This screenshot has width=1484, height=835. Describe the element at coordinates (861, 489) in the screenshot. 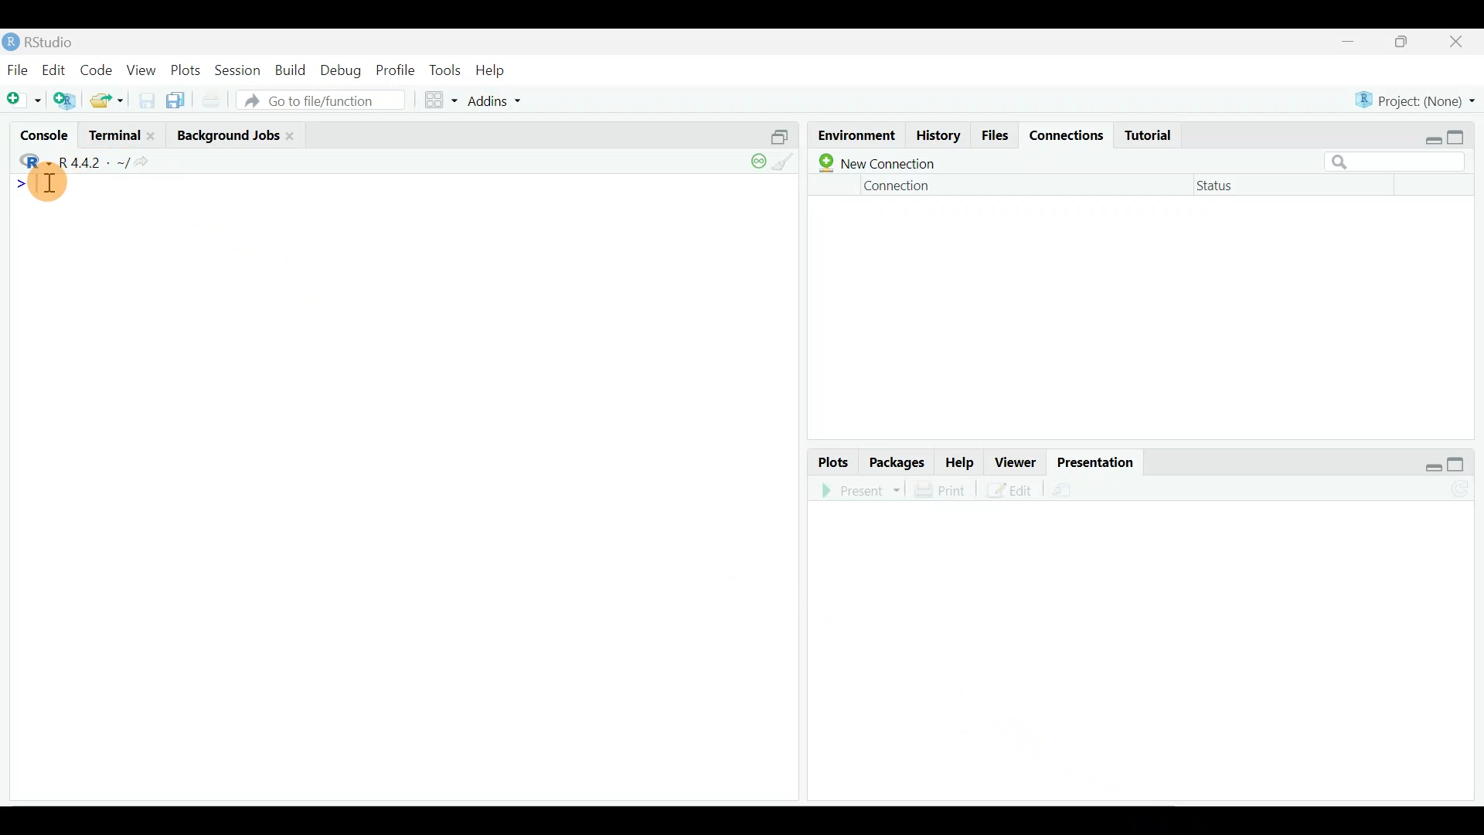

I see `Present in an external web browser` at that location.